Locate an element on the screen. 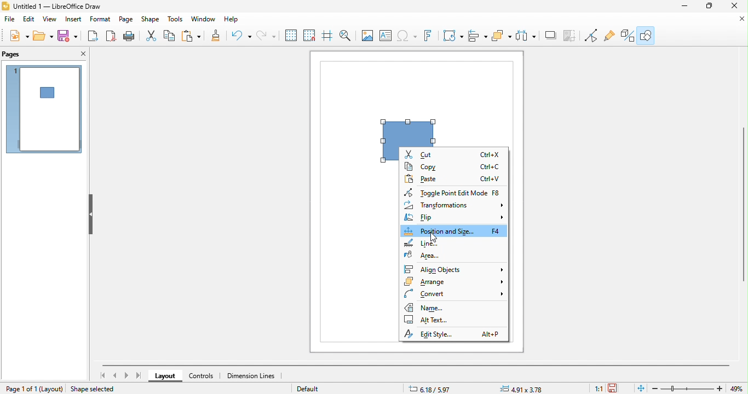 This screenshot has height=394, width=748. last page is located at coordinates (140, 376).